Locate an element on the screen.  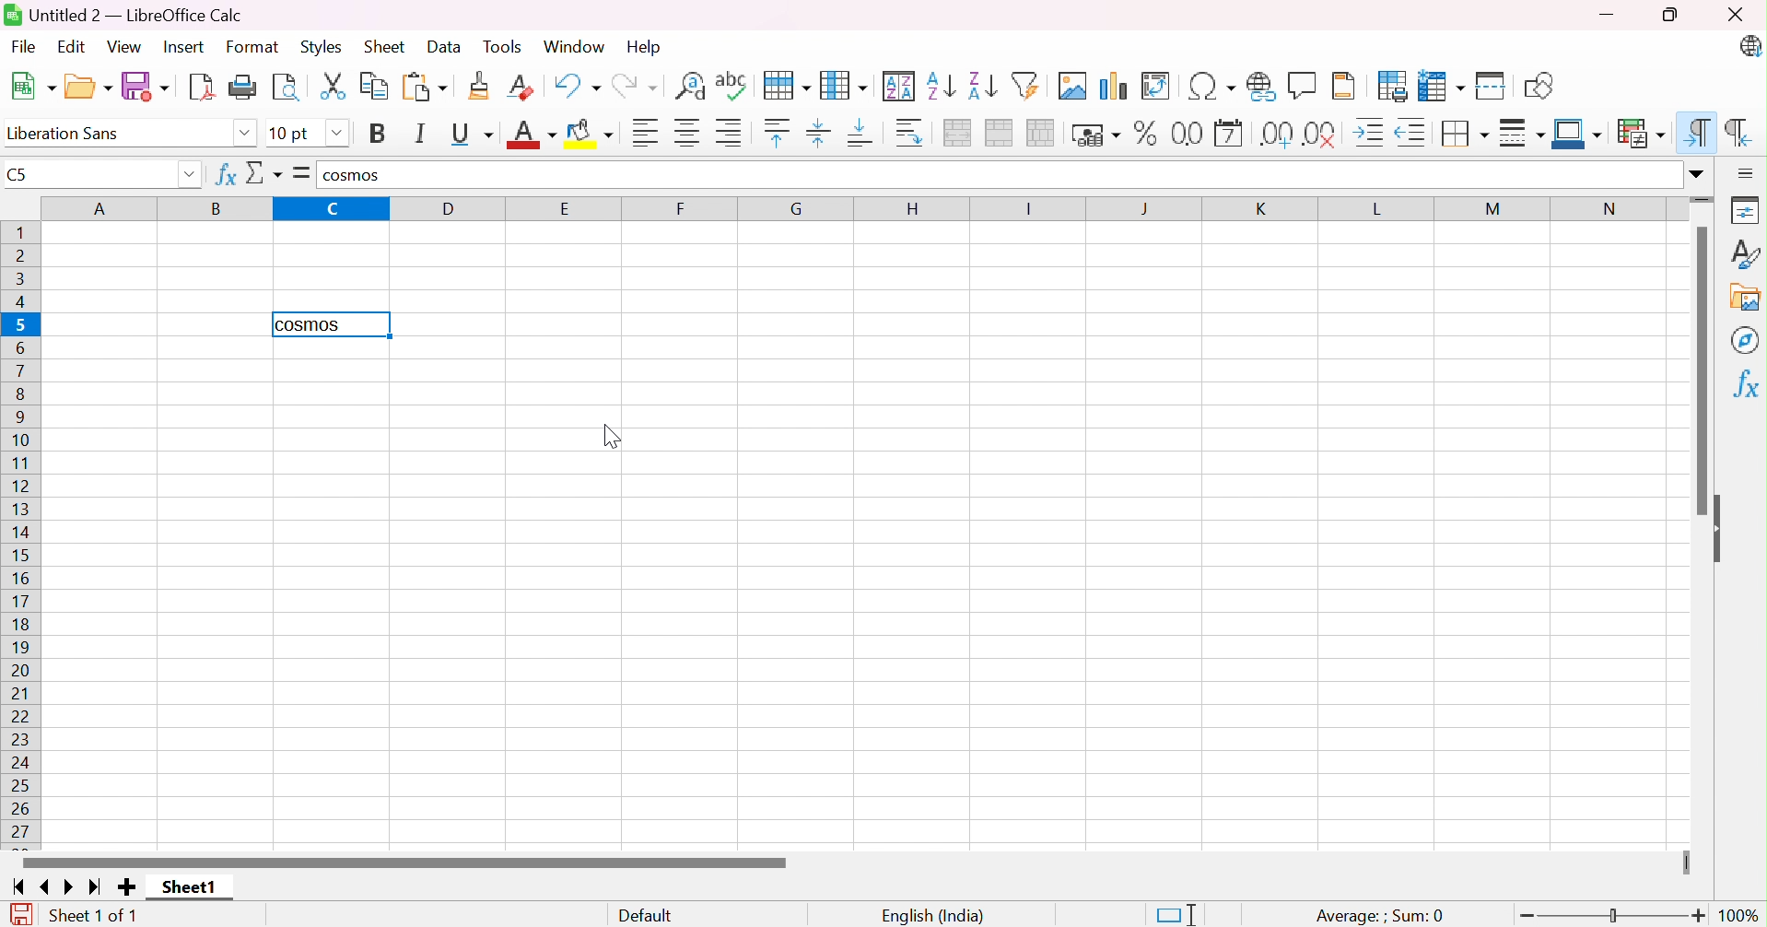
Edit is located at coordinates (76, 48).